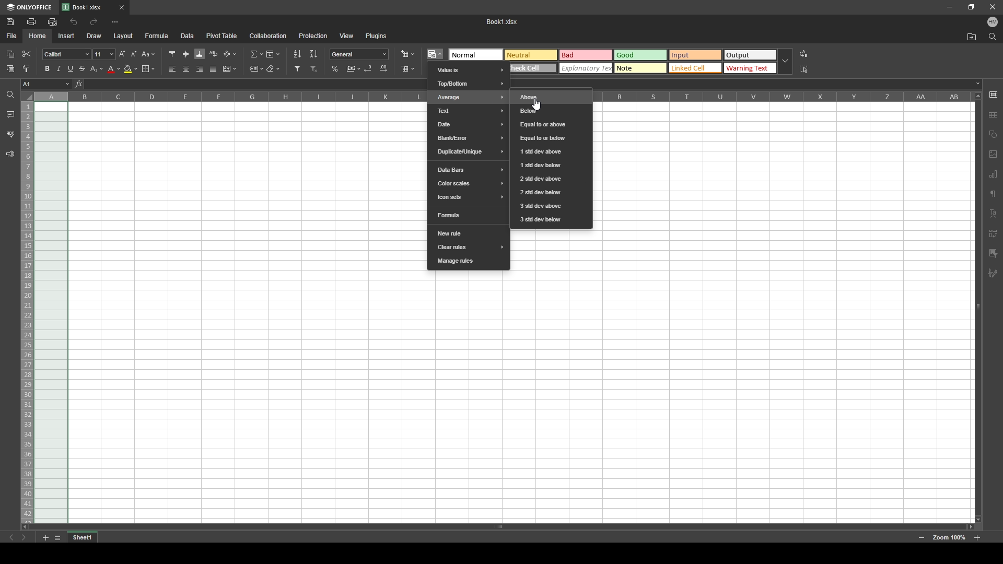 The width and height of the screenshot is (1003, 564). I want to click on clear, so click(274, 69).